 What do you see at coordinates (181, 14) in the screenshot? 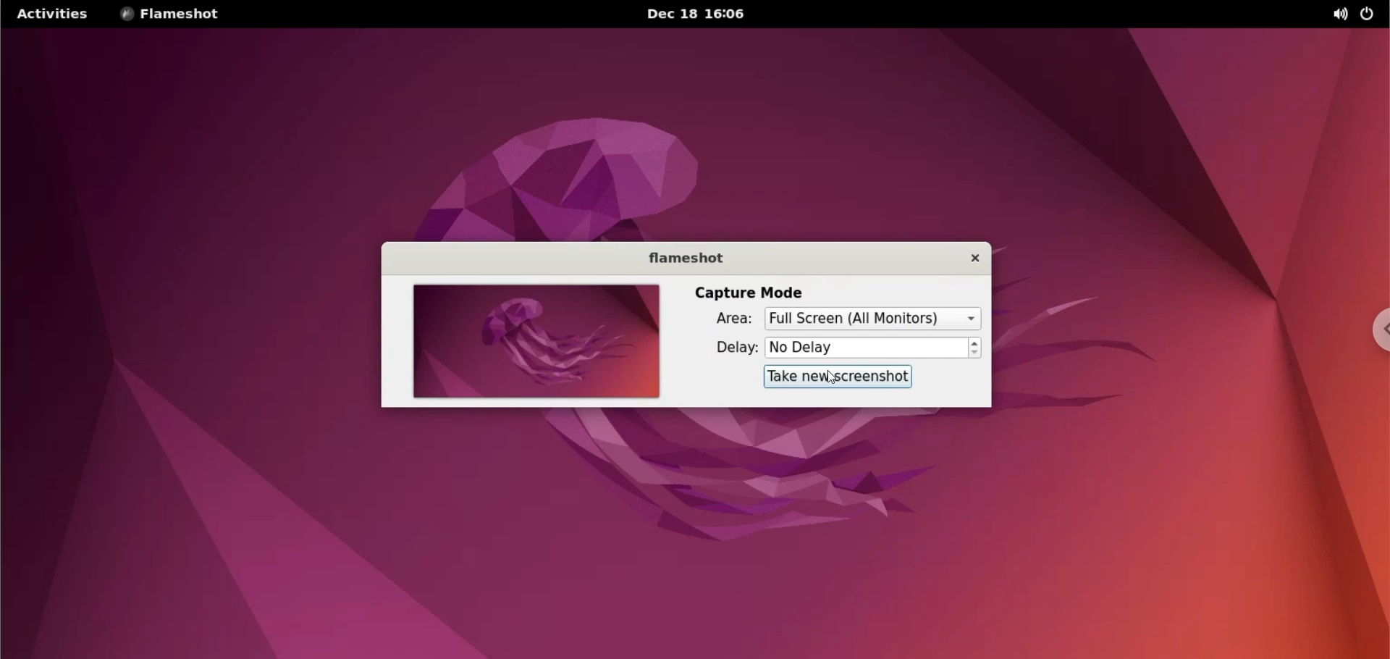
I see `flameshot menu` at bounding box center [181, 14].